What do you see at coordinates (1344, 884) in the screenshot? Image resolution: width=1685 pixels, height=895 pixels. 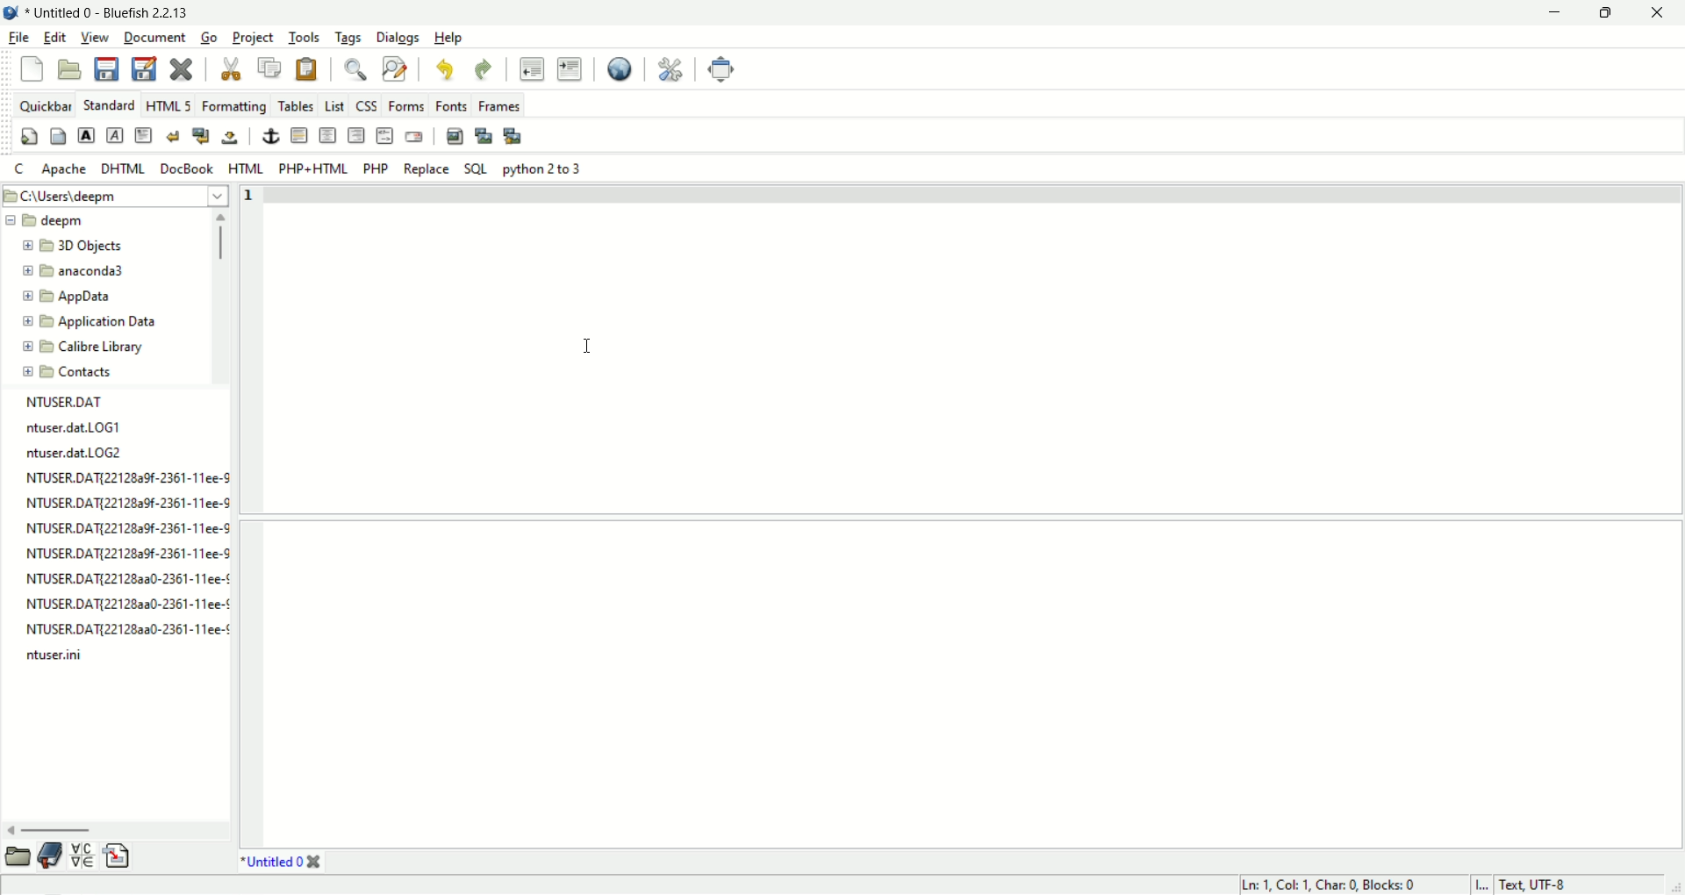 I see `Ln 1, Col 1, Char 0, Blocks:0` at bounding box center [1344, 884].